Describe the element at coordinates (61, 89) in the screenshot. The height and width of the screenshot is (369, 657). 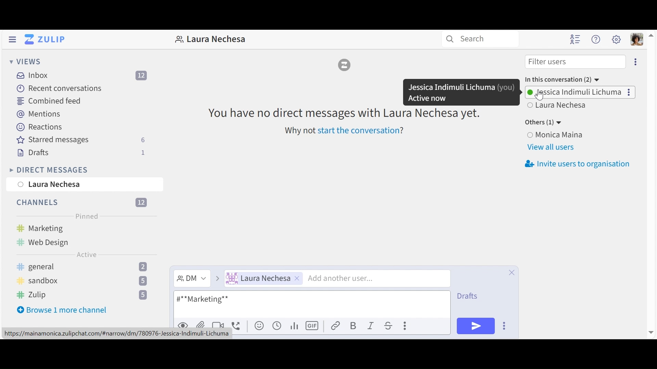
I see `Recent Conversation` at that location.